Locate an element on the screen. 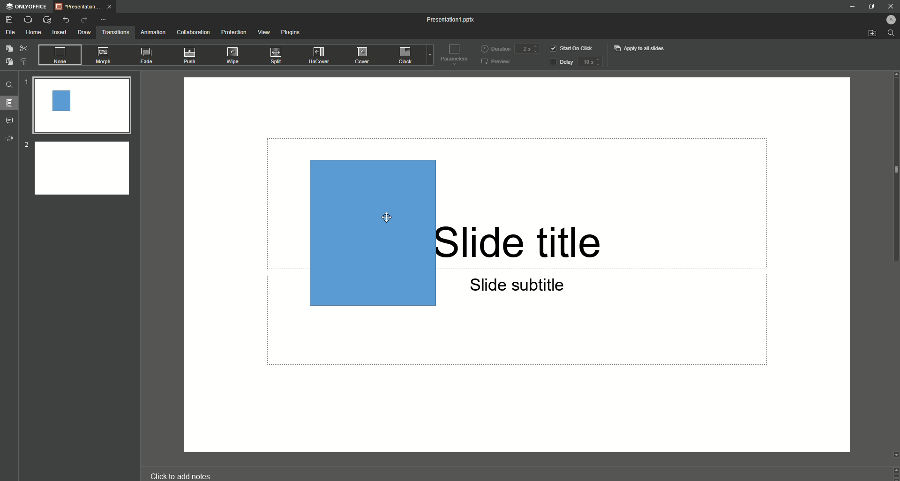 This screenshot has width=900, height=481. Slides is located at coordinates (9, 103).